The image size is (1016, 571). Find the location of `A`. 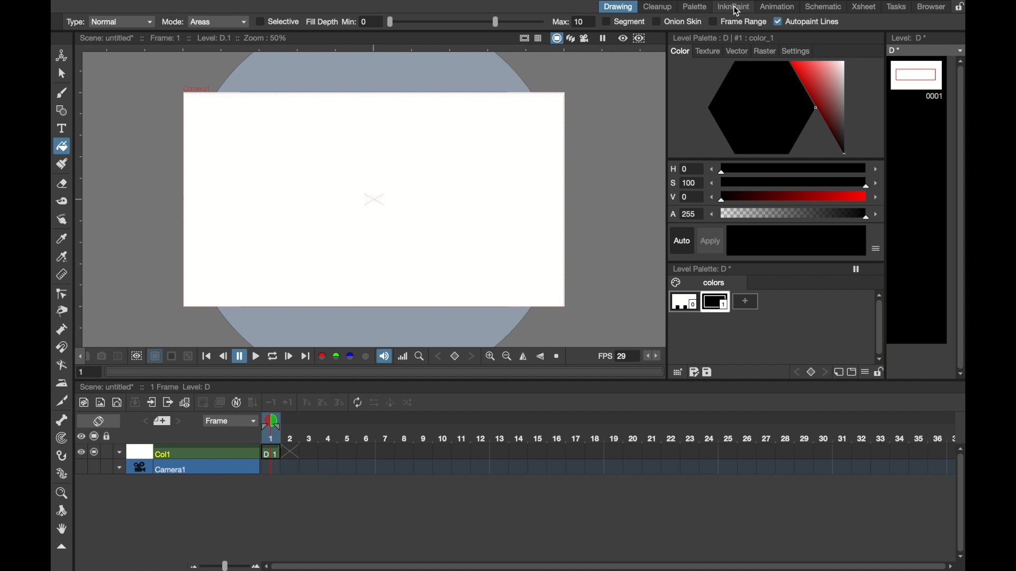

A is located at coordinates (685, 215).